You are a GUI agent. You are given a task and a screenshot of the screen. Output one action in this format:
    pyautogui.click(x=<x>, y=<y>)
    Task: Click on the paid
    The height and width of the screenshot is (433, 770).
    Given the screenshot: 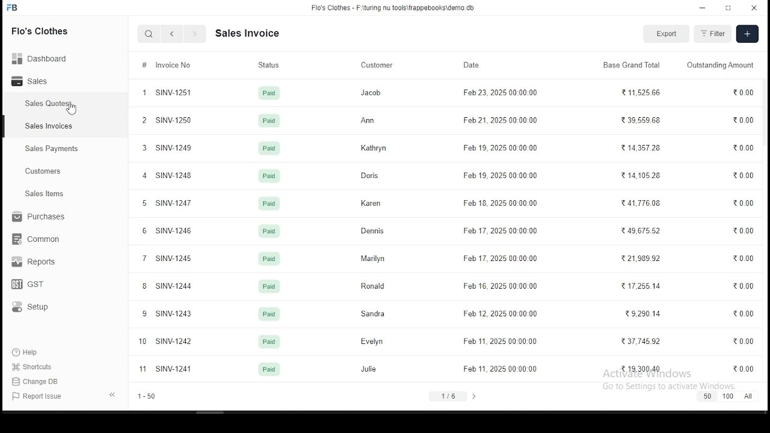 What is the action you would take?
    pyautogui.click(x=266, y=286)
    